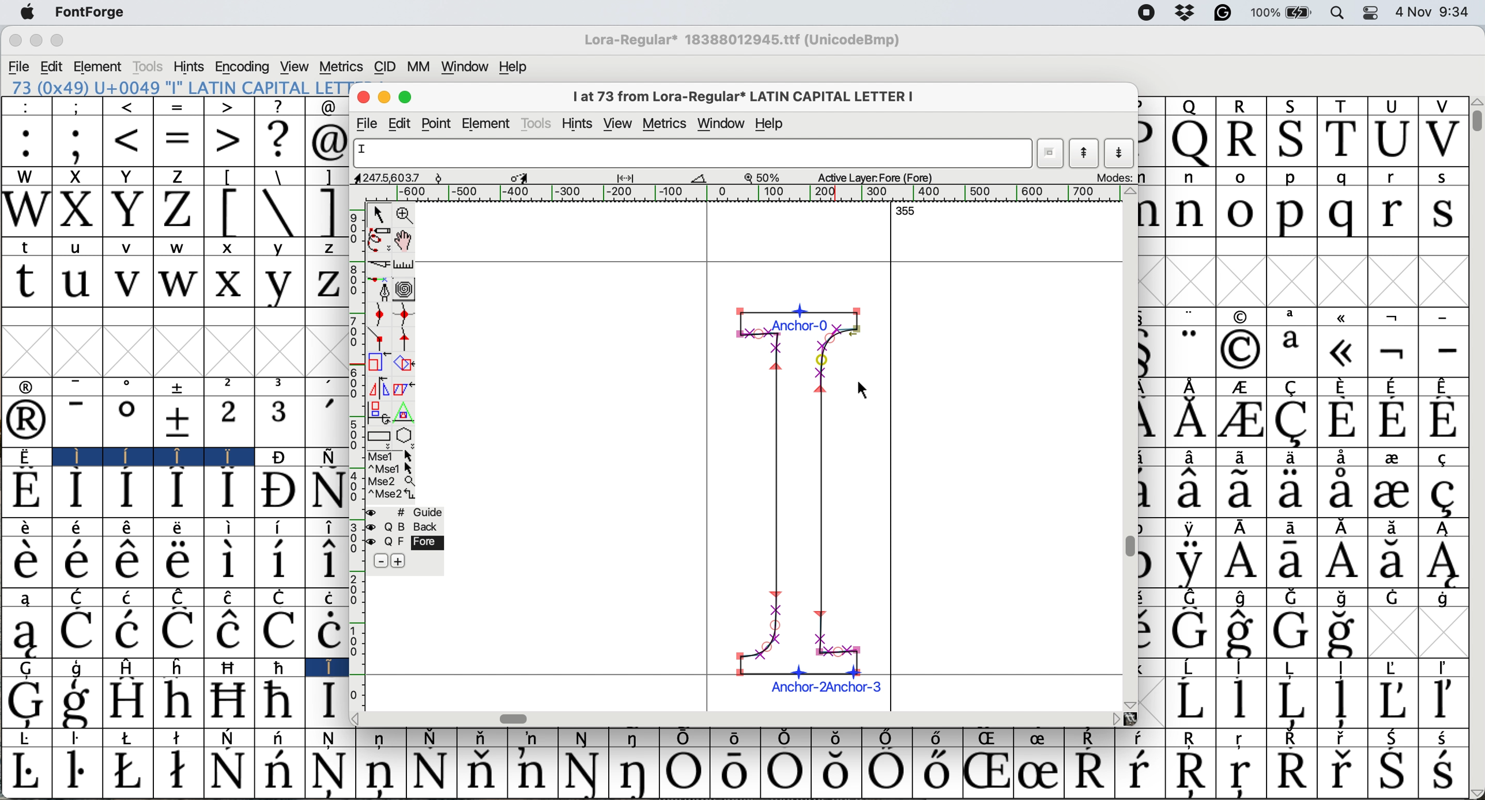  I want to click on Symbol, so click(1393, 561).